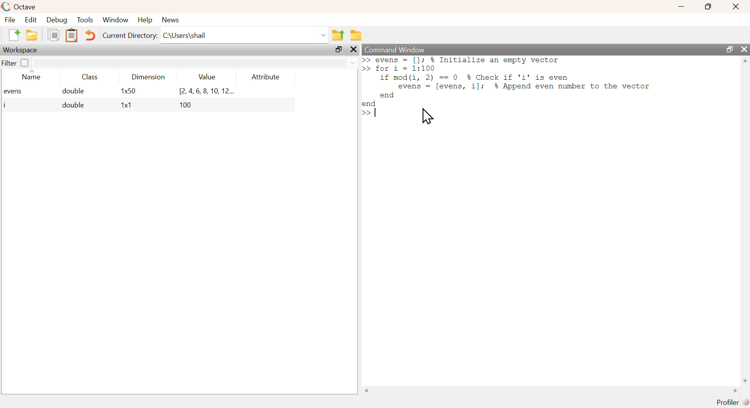  What do you see at coordinates (245, 35) in the screenshot?
I see `C:\Users\shail ` at bounding box center [245, 35].